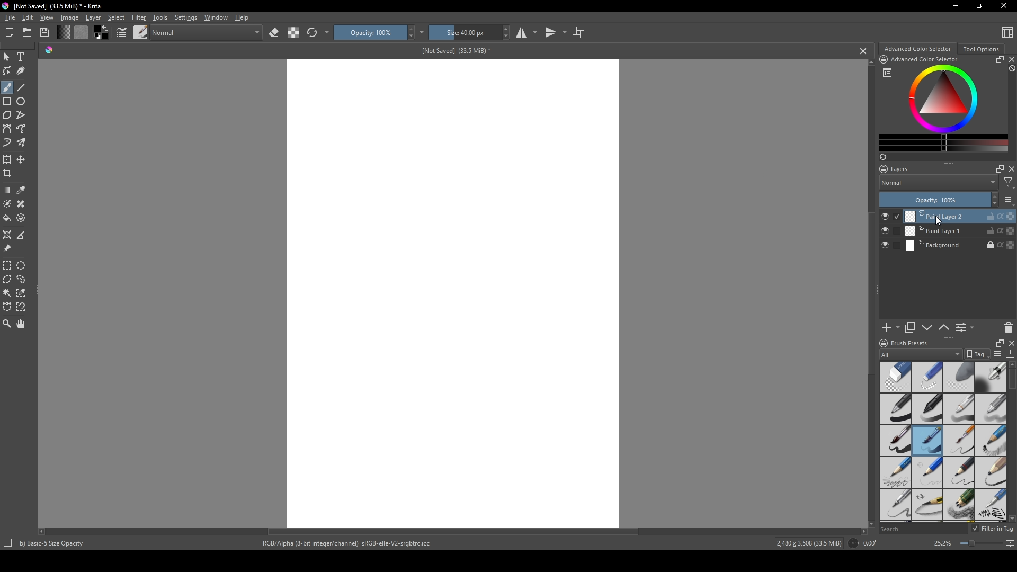 Image resolution: width=1017 pixels, height=572 pixels. What do you see at coordinates (956, 5) in the screenshot?
I see `minimize` at bounding box center [956, 5].